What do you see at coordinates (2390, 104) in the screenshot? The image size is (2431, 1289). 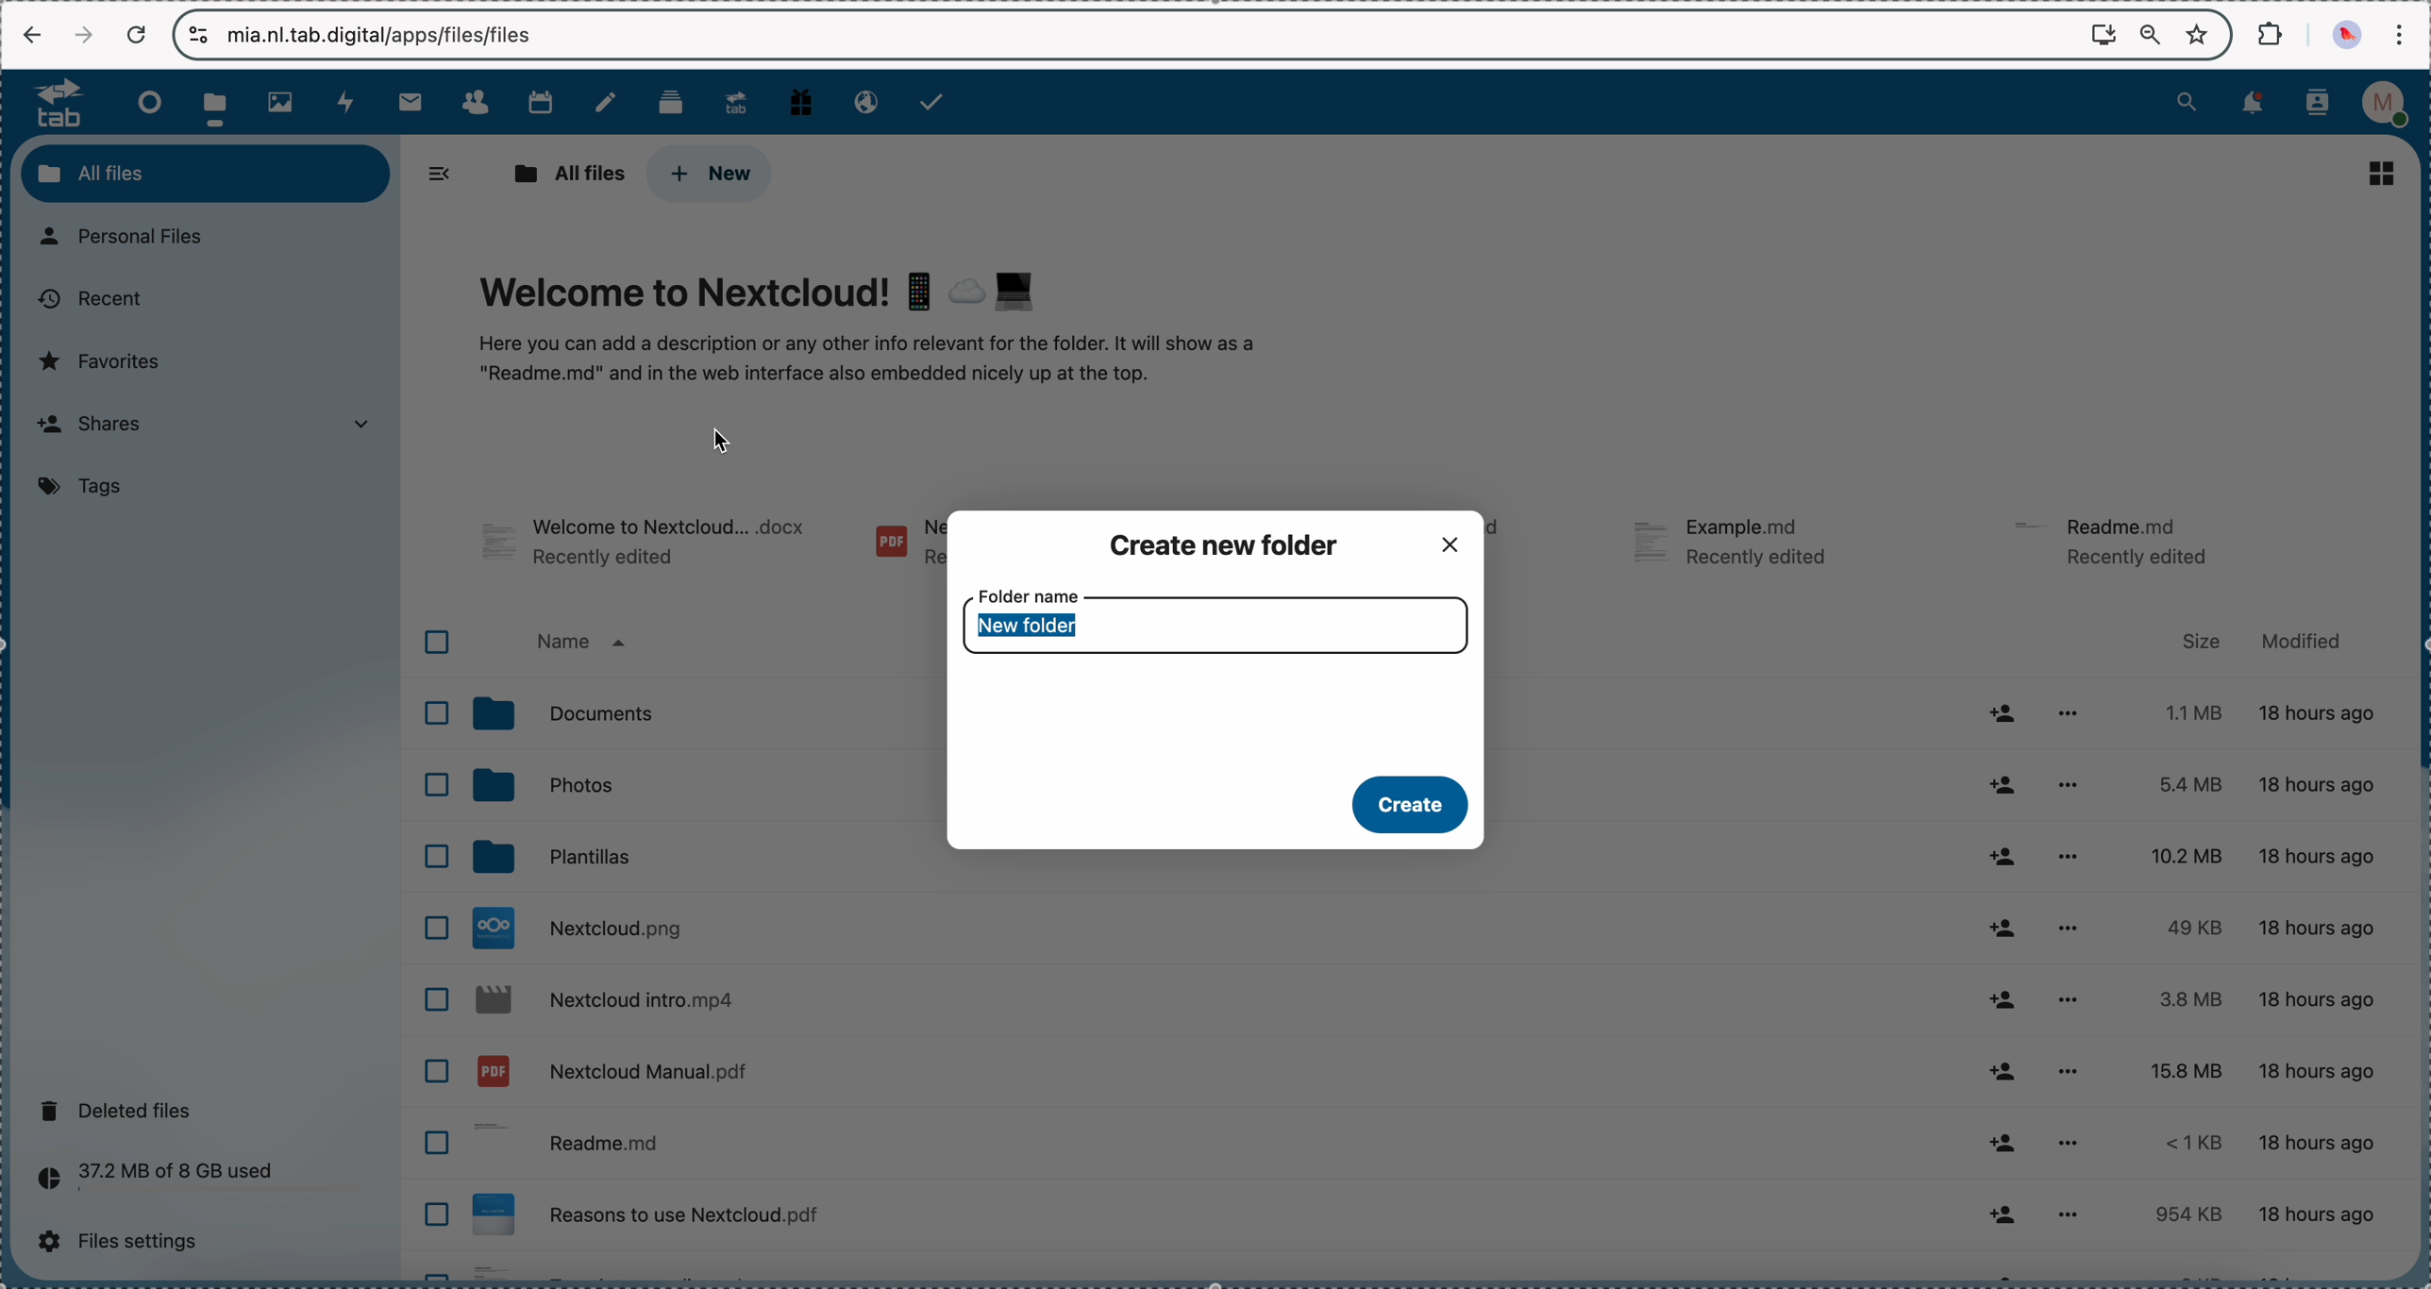 I see `profile` at bounding box center [2390, 104].